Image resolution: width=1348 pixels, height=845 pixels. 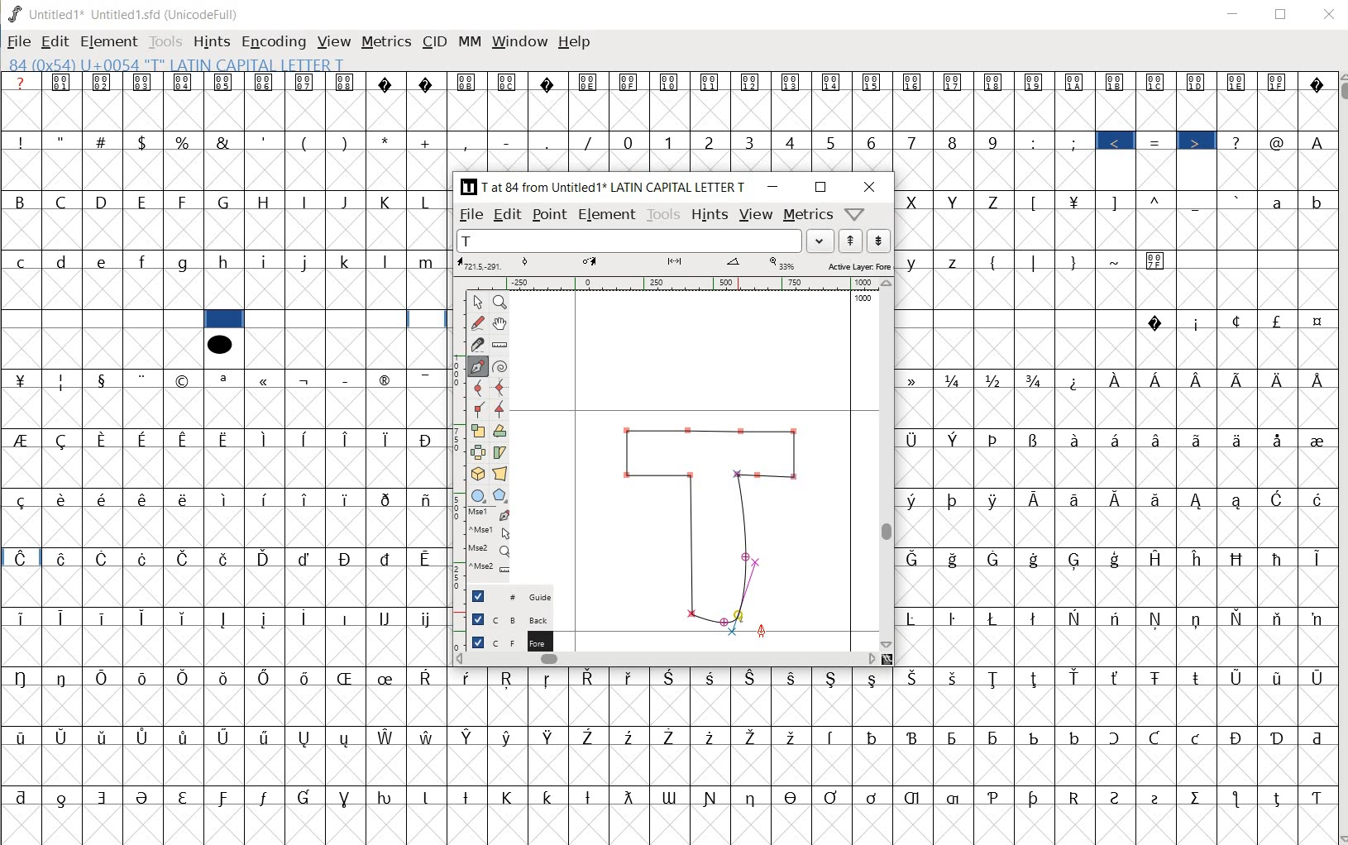 I want to click on Symbol, so click(x=1314, y=618).